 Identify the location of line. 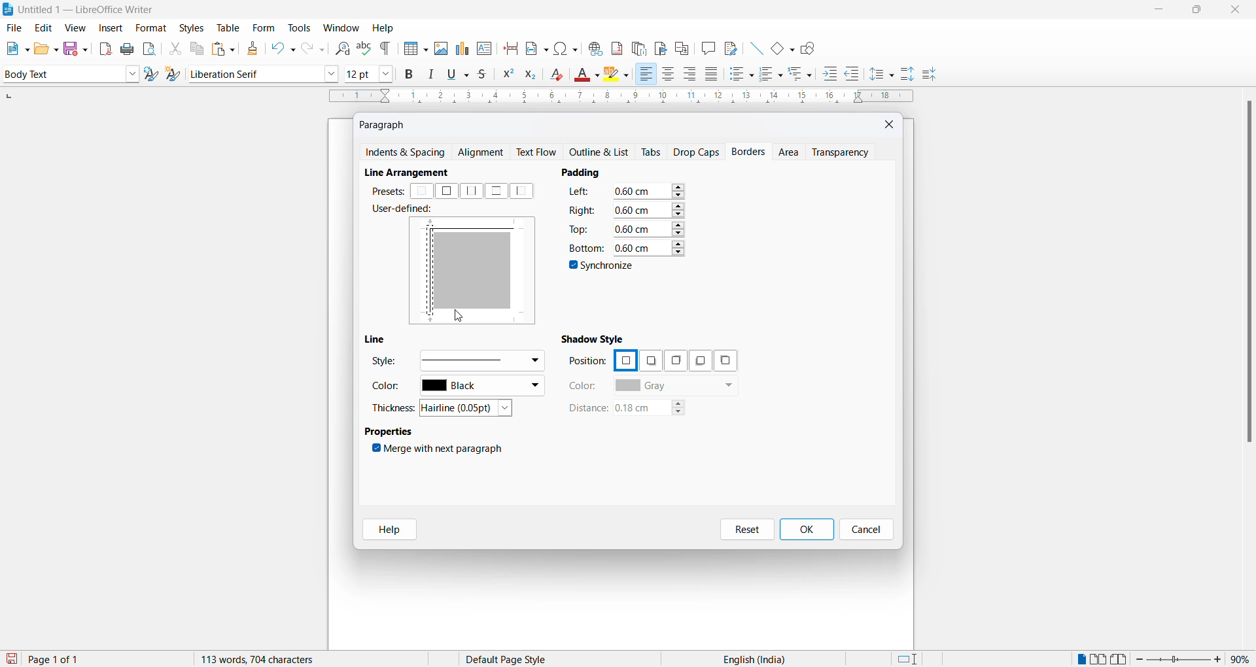
(379, 339).